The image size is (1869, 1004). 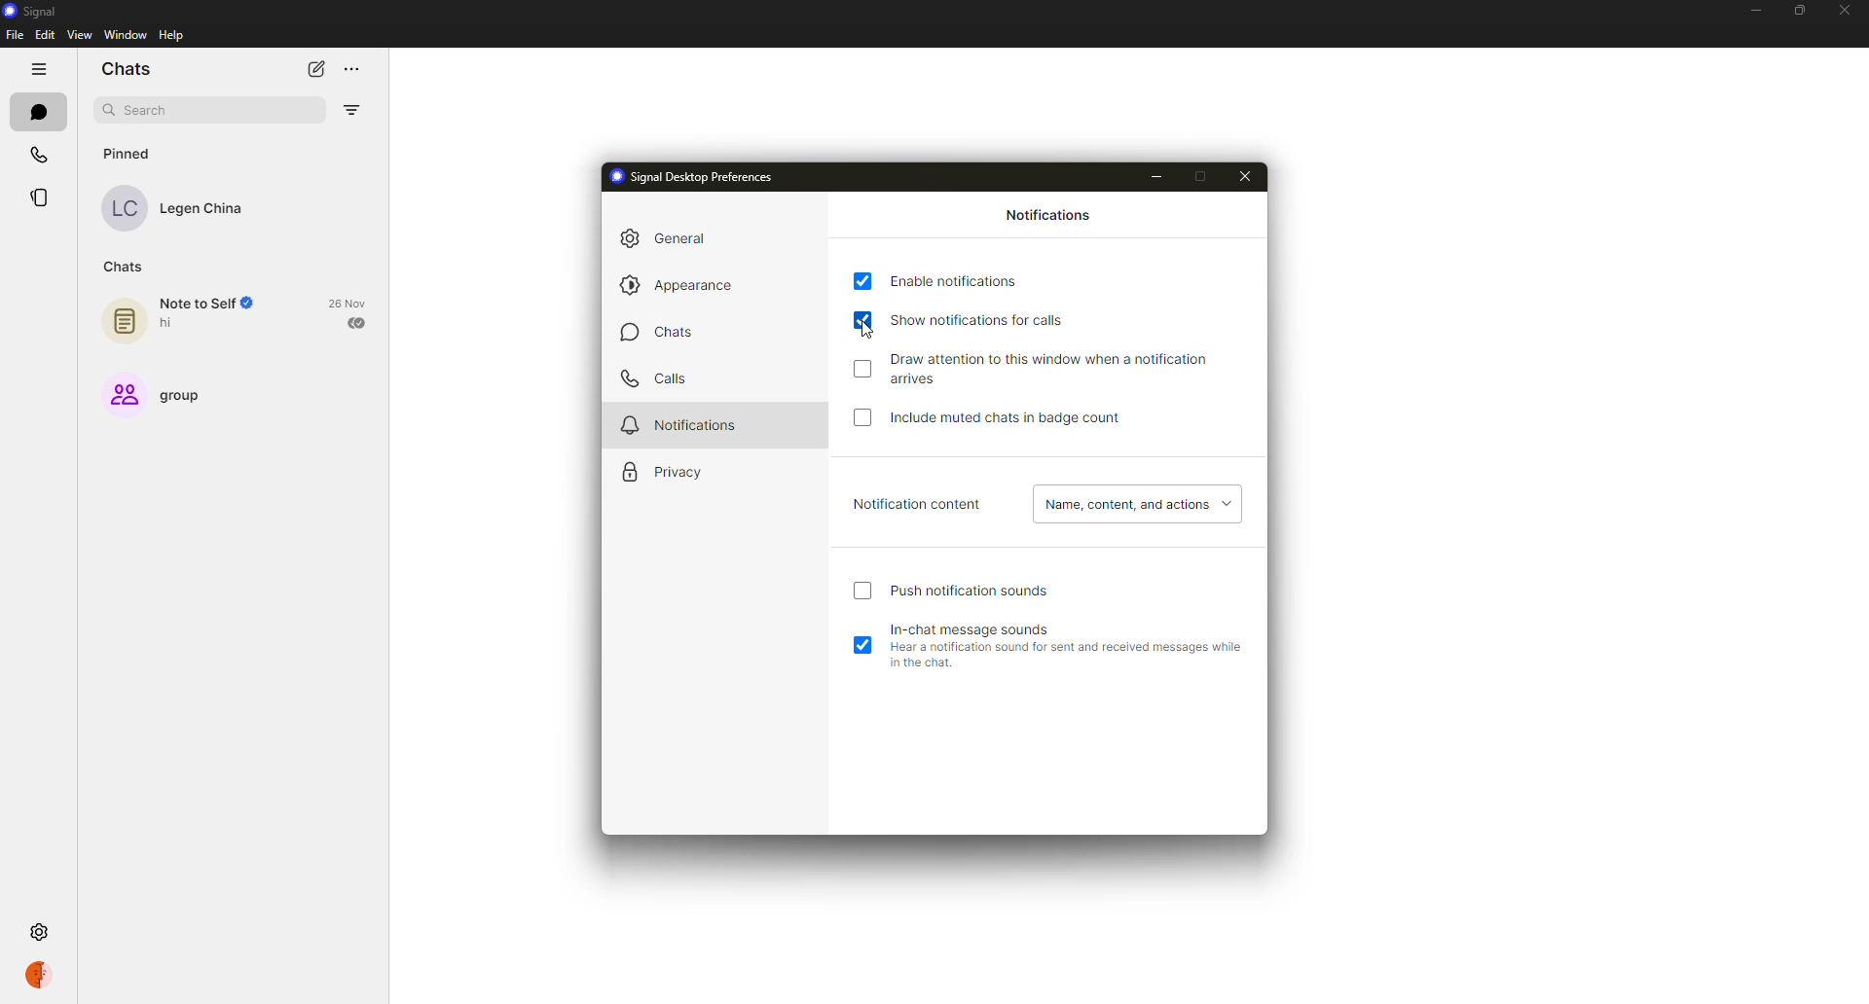 I want to click on search, so click(x=136, y=108).